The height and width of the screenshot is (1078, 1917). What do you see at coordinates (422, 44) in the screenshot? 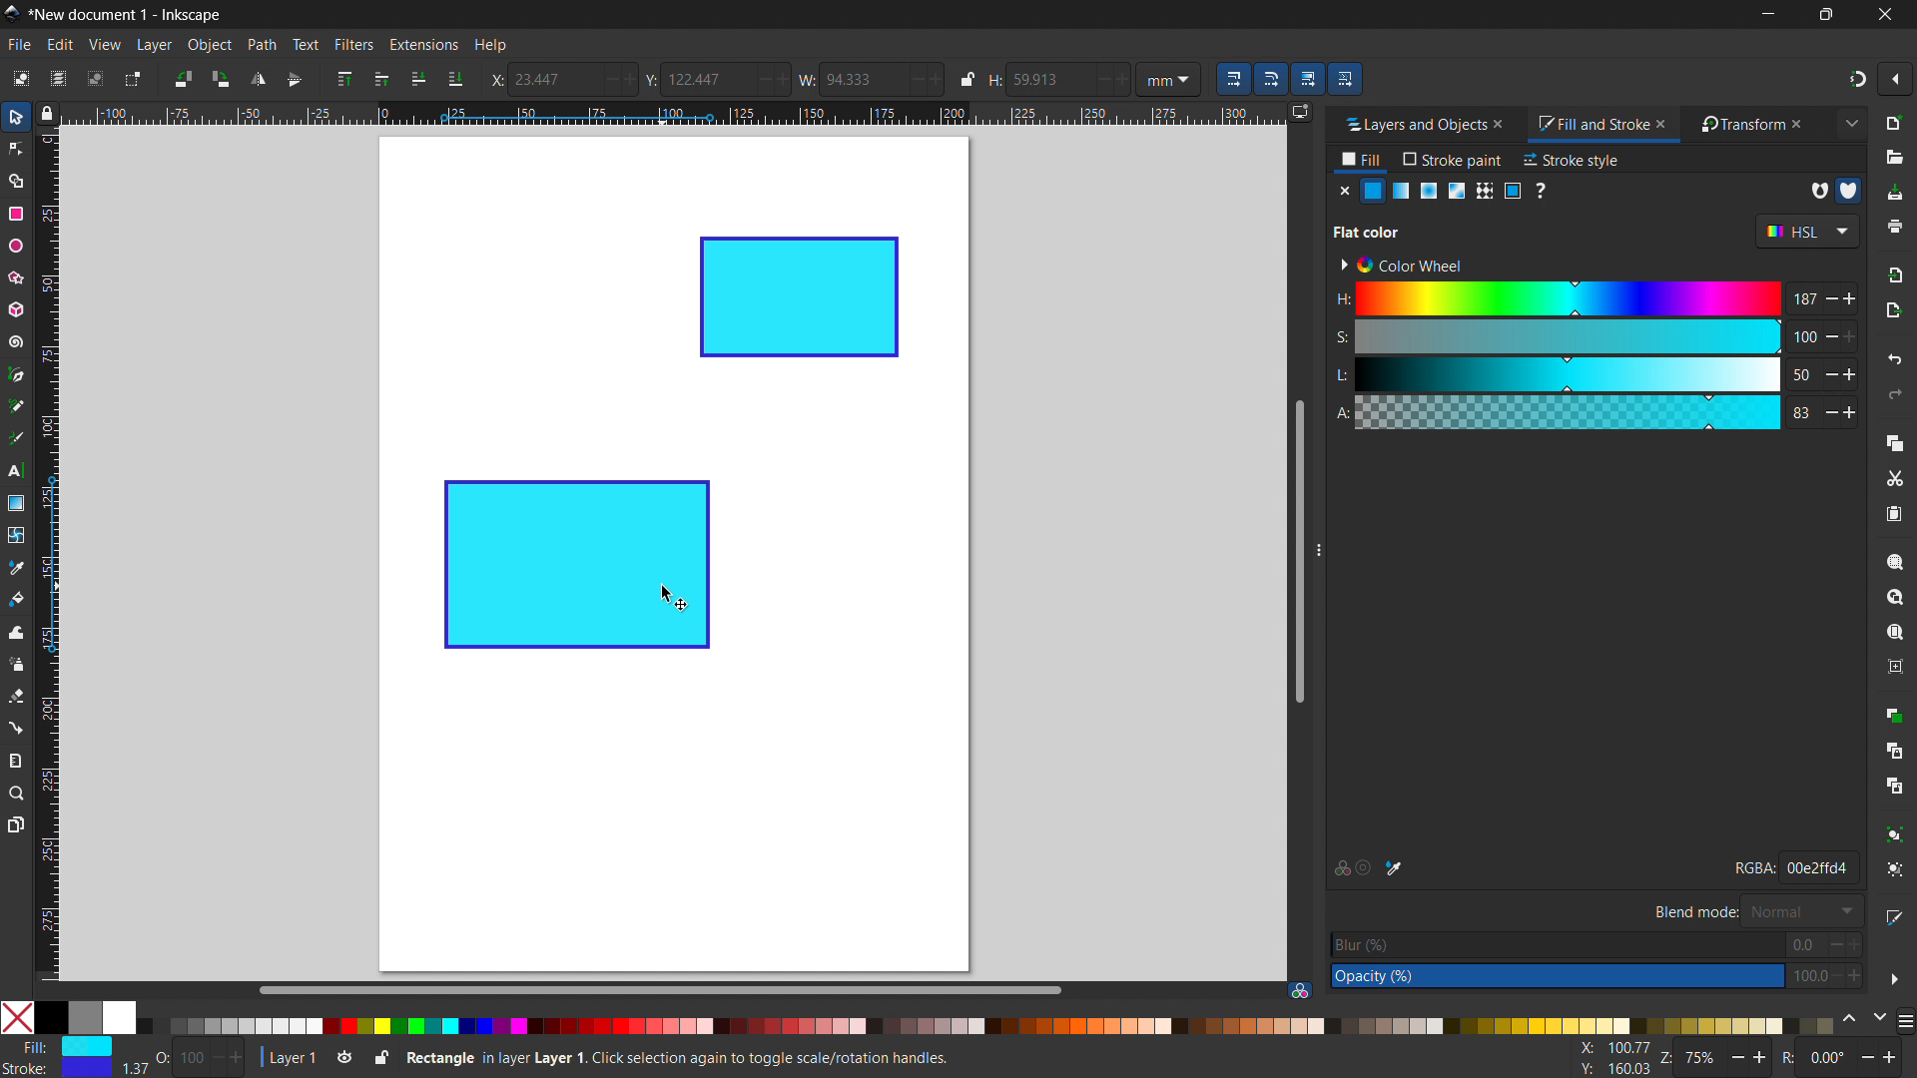
I see `extensions` at bounding box center [422, 44].